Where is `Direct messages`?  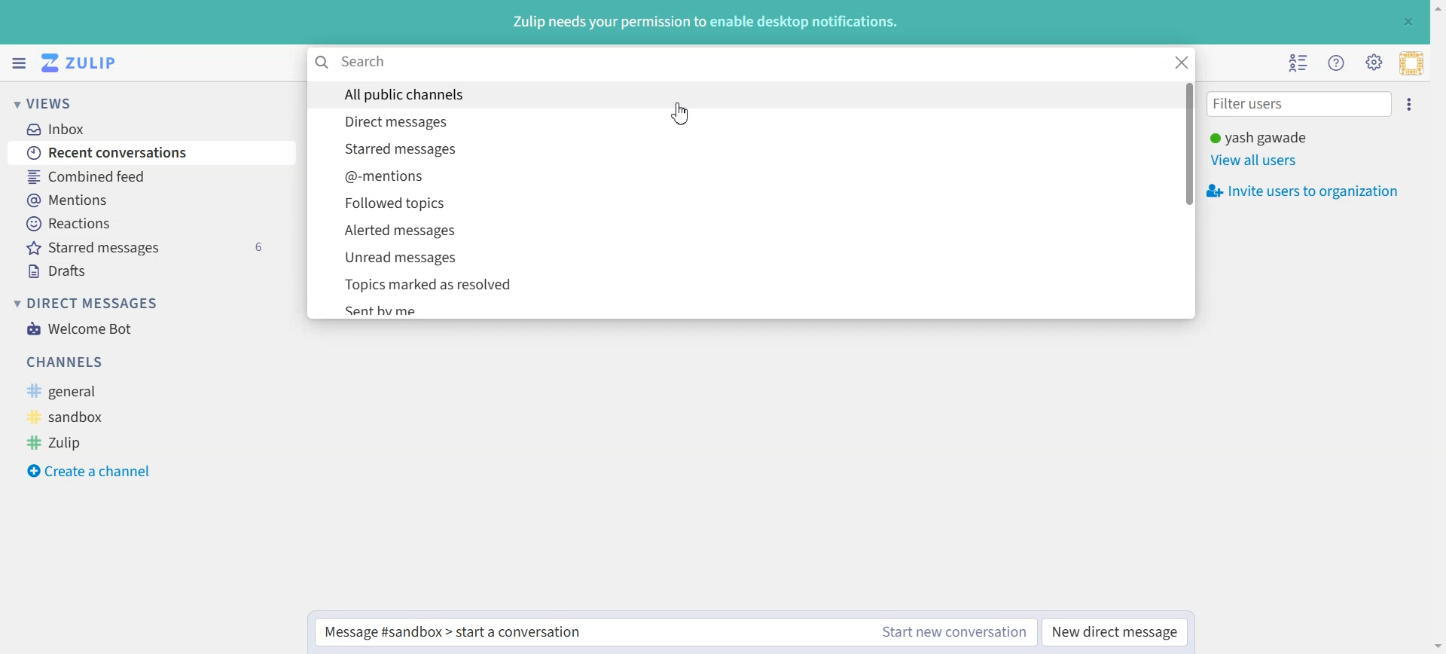
Direct messages is located at coordinates (737, 120).